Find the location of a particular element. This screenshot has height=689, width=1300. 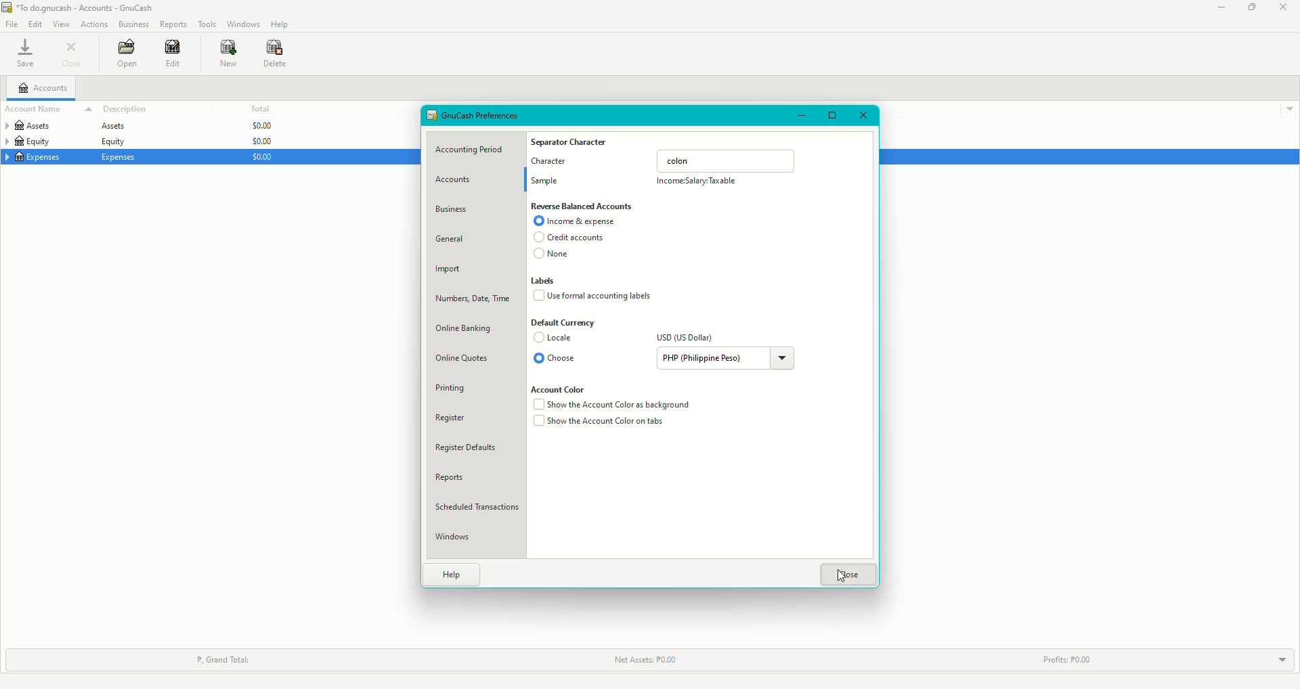

Net Assets is located at coordinates (641, 660).